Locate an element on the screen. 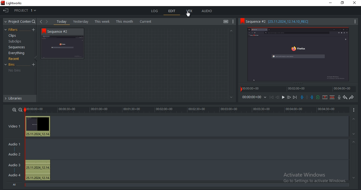 This screenshot has width=361, height=190. navigate left is located at coordinates (40, 21).